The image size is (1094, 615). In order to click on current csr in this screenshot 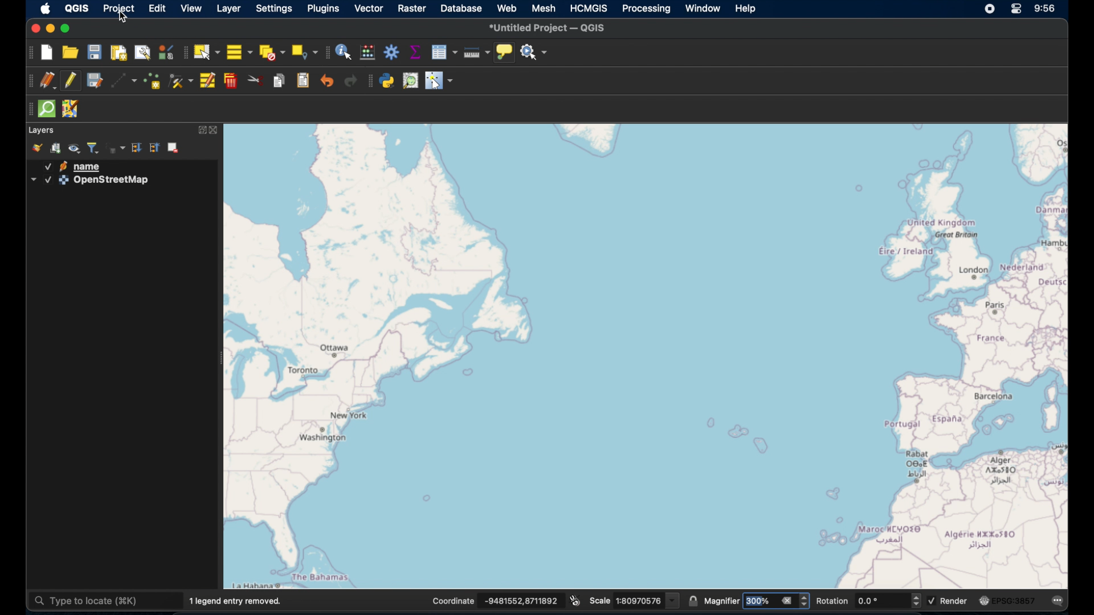, I will do `click(1007, 601)`.